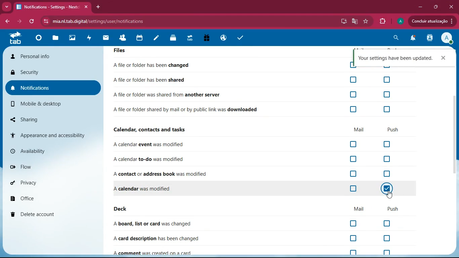 This screenshot has width=459, height=258. Describe the element at coordinates (46, 183) in the screenshot. I see `privacy` at that location.